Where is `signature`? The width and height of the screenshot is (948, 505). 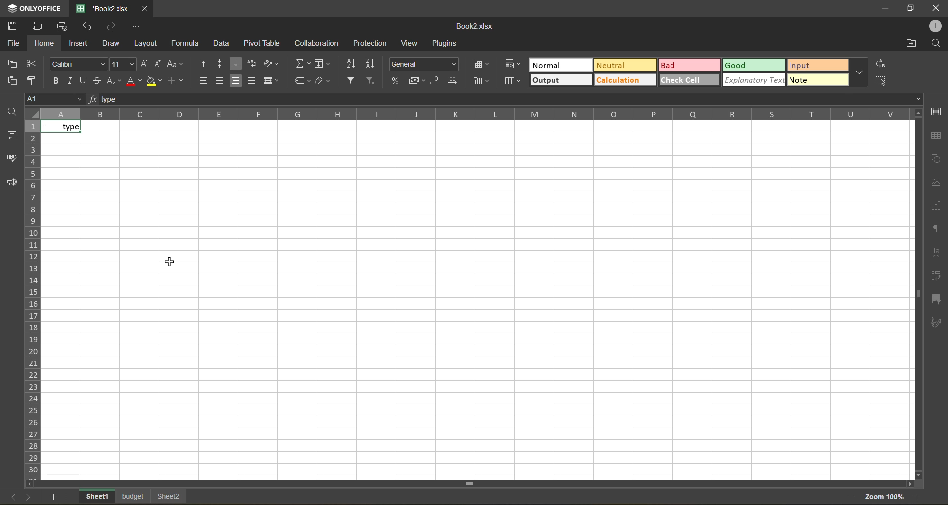 signature is located at coordinates (937, 324).